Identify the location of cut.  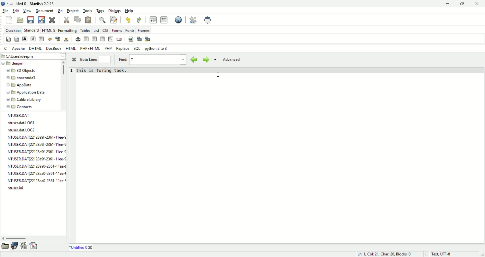
(67, 20).